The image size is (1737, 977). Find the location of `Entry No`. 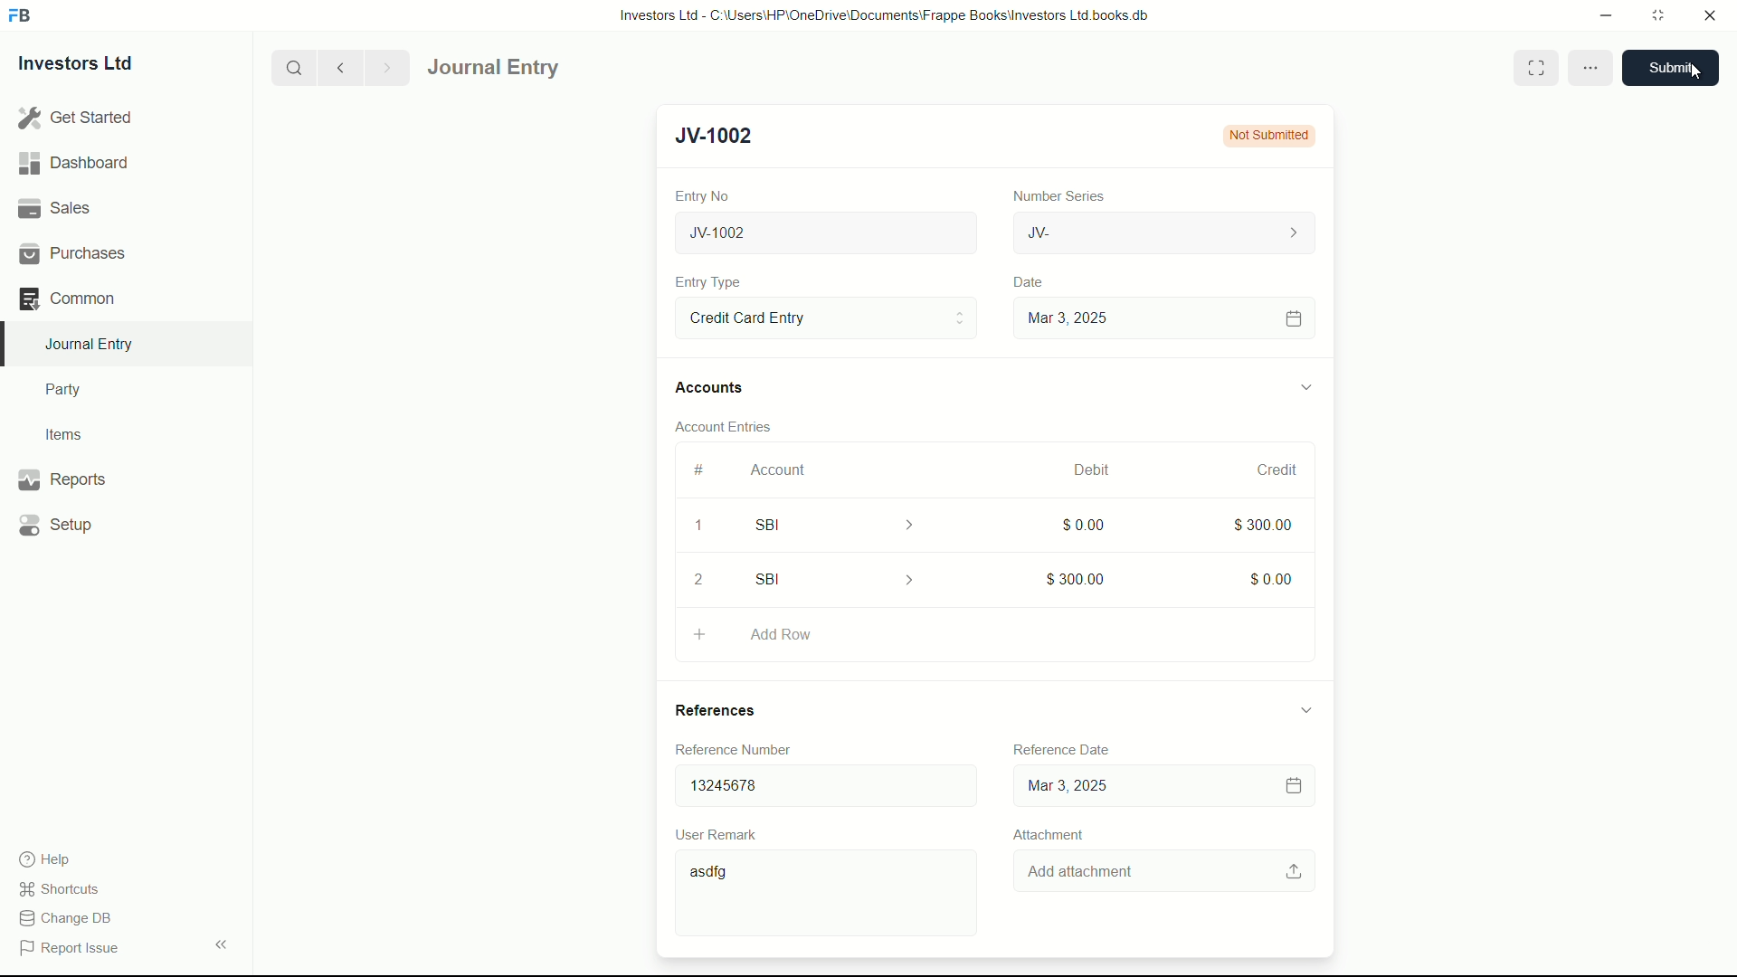

Entry No is located at coordinates (705, 194).